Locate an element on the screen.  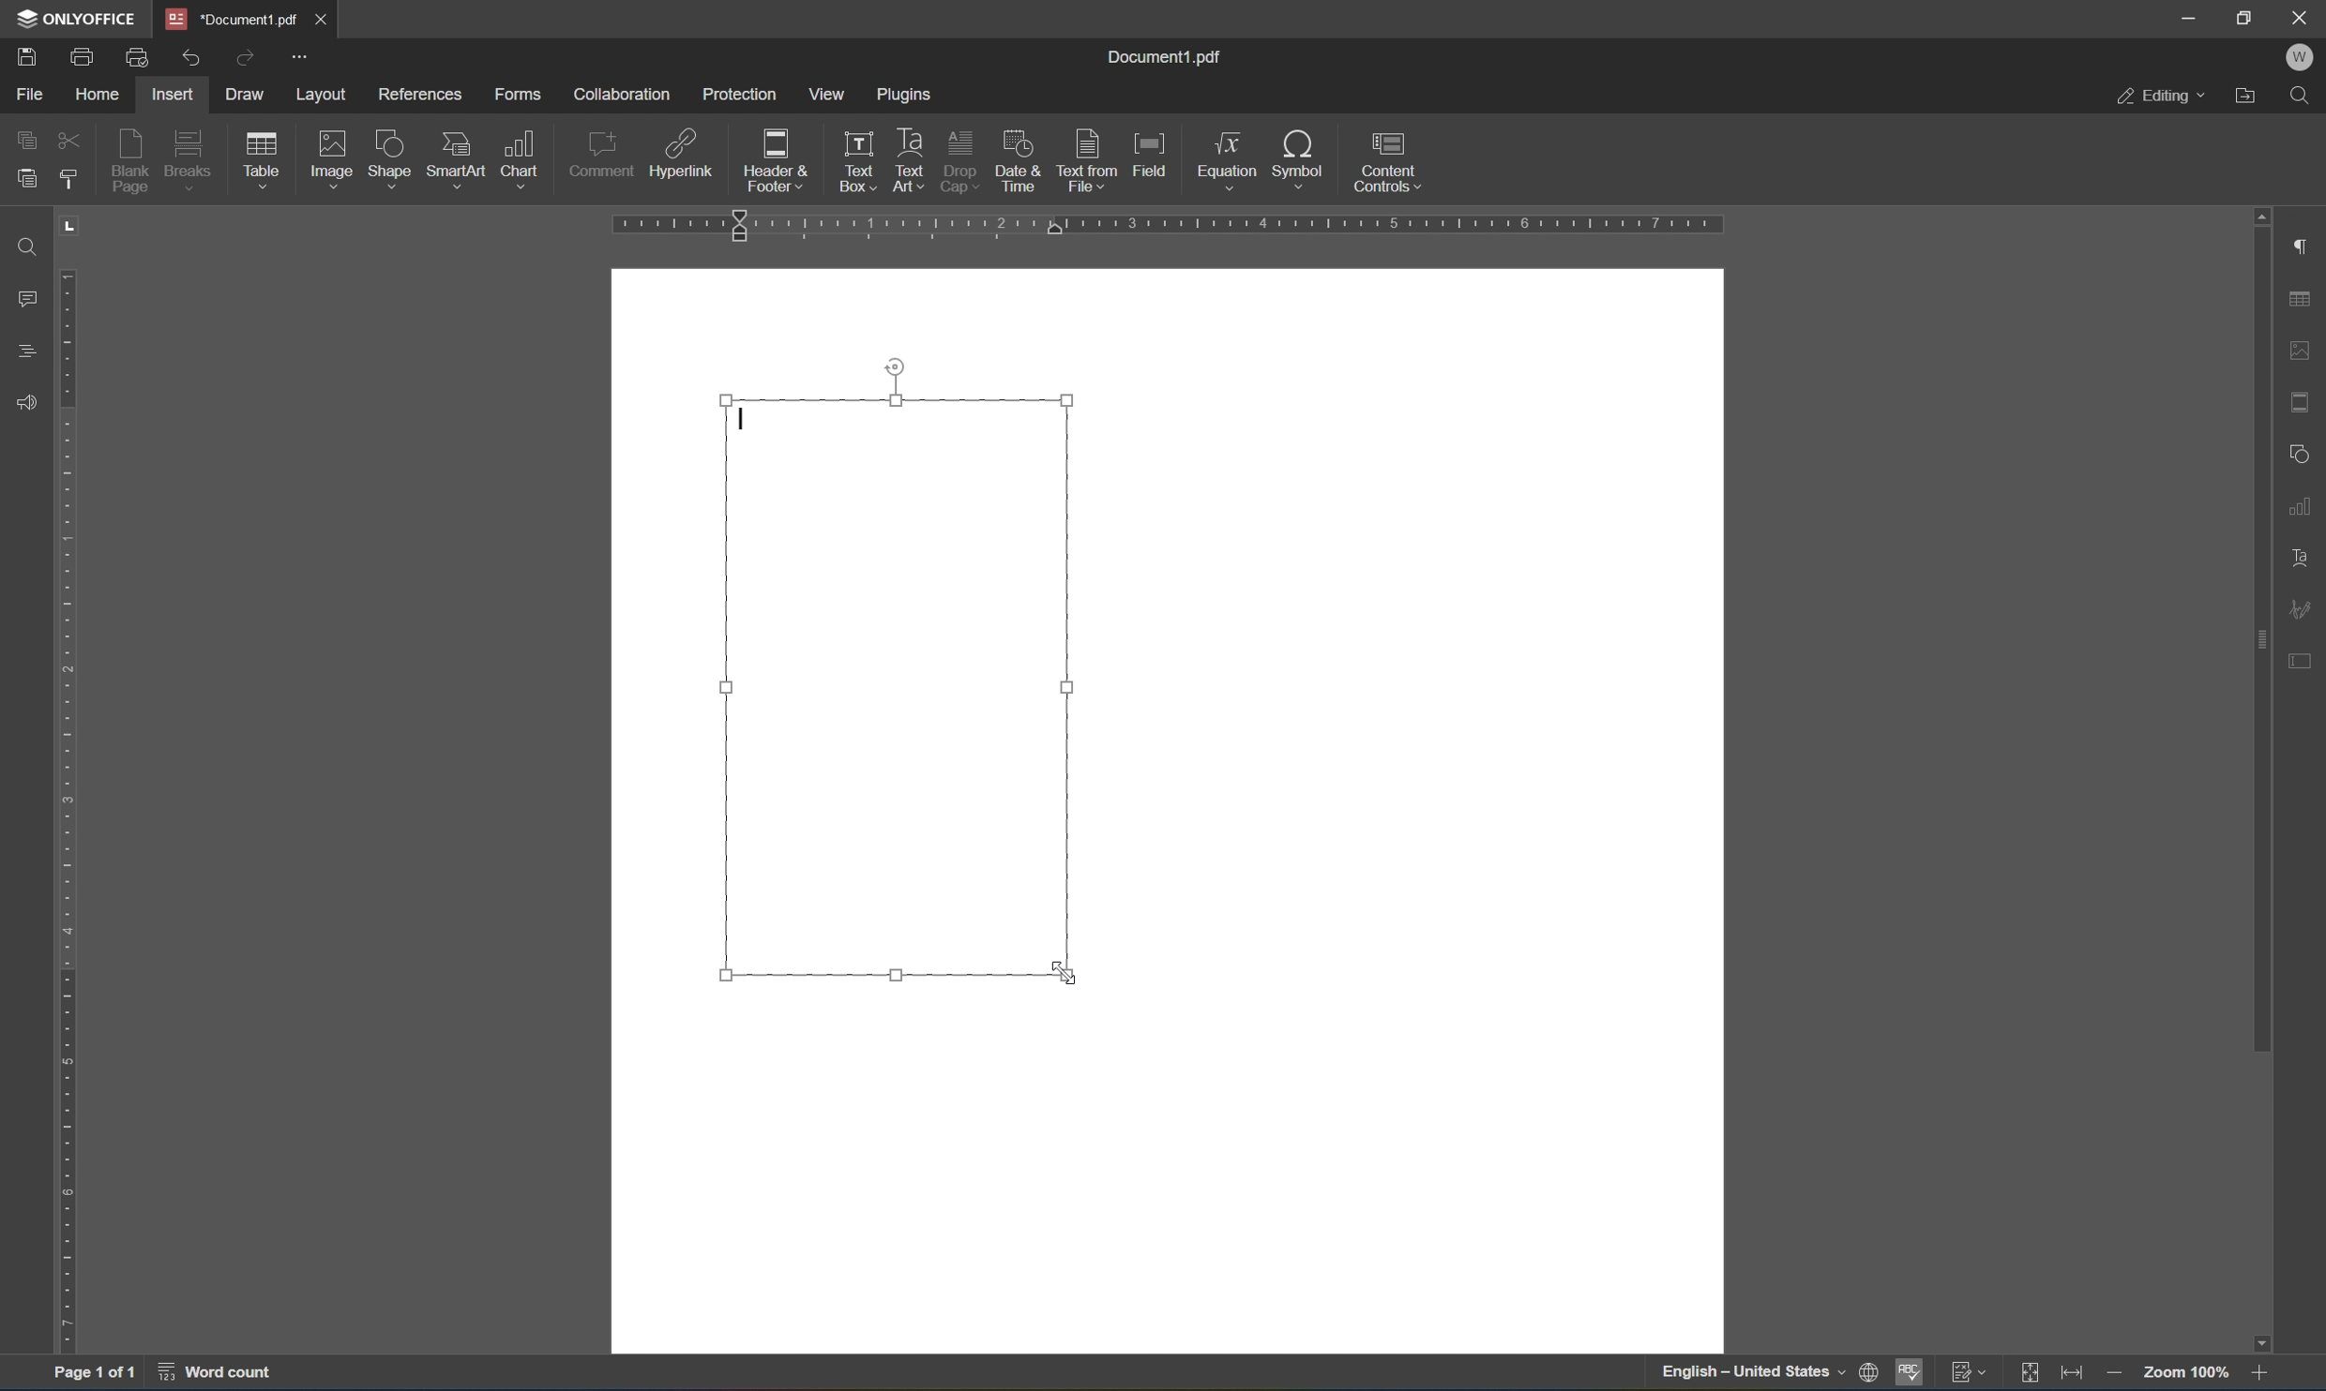
blank page is located at coordinates (130, 158).